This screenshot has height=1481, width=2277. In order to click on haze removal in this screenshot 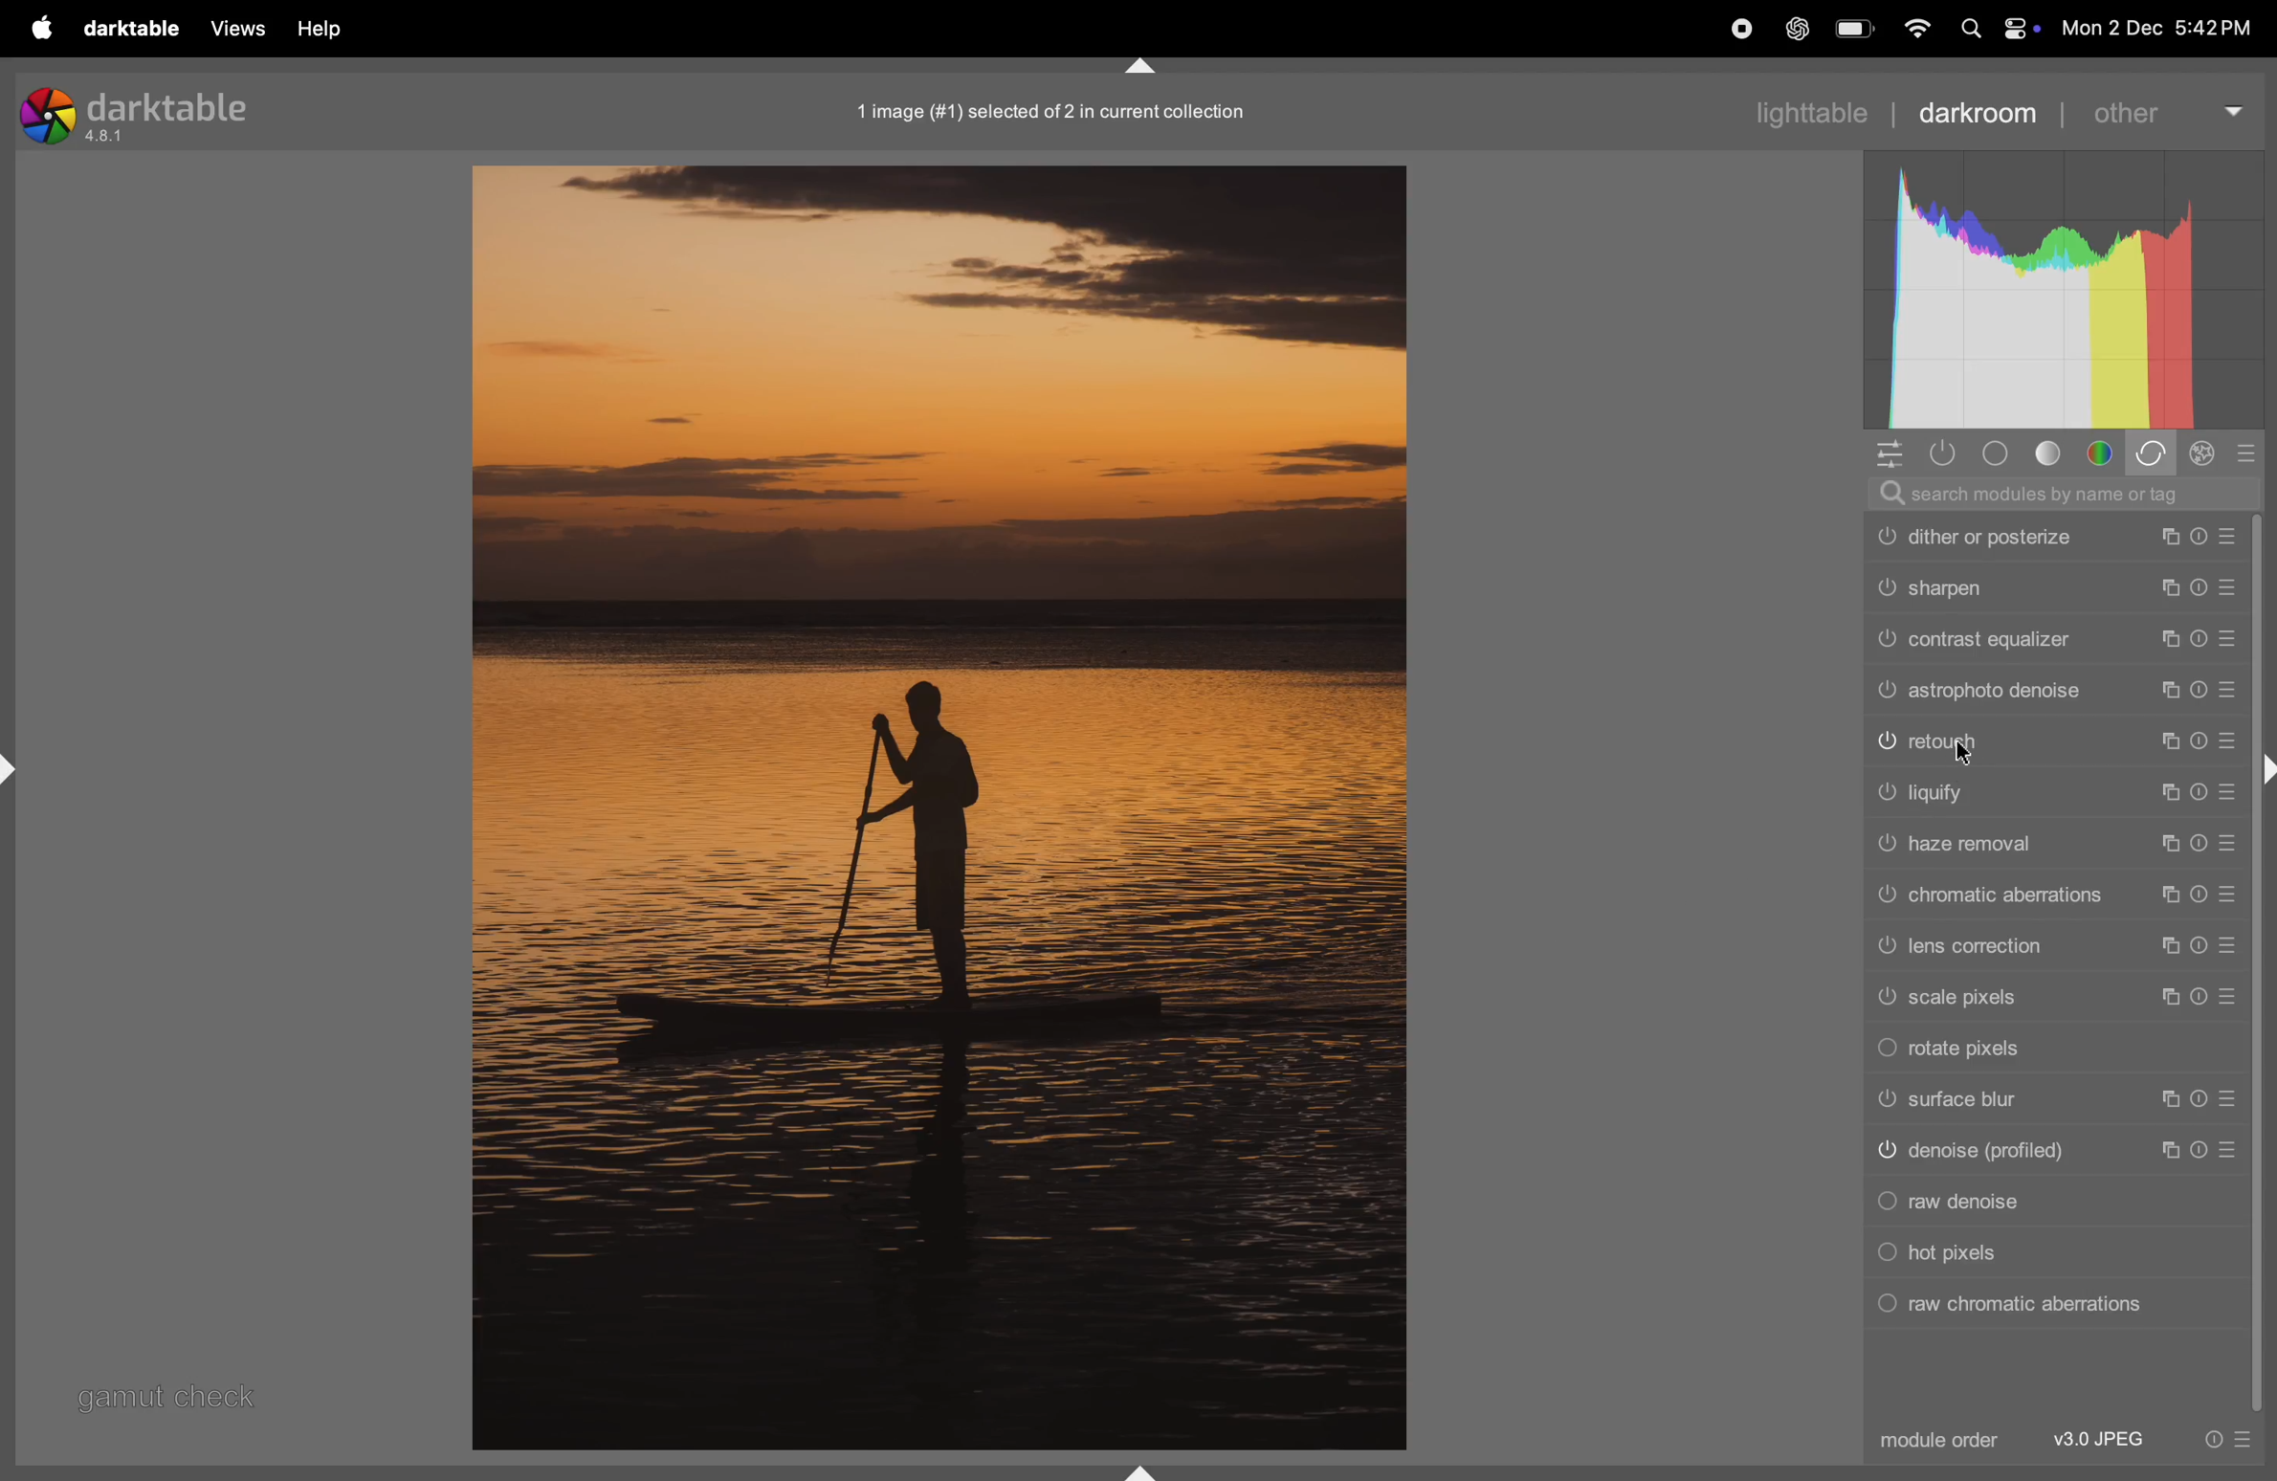, I will do `click(2055, 842)`.